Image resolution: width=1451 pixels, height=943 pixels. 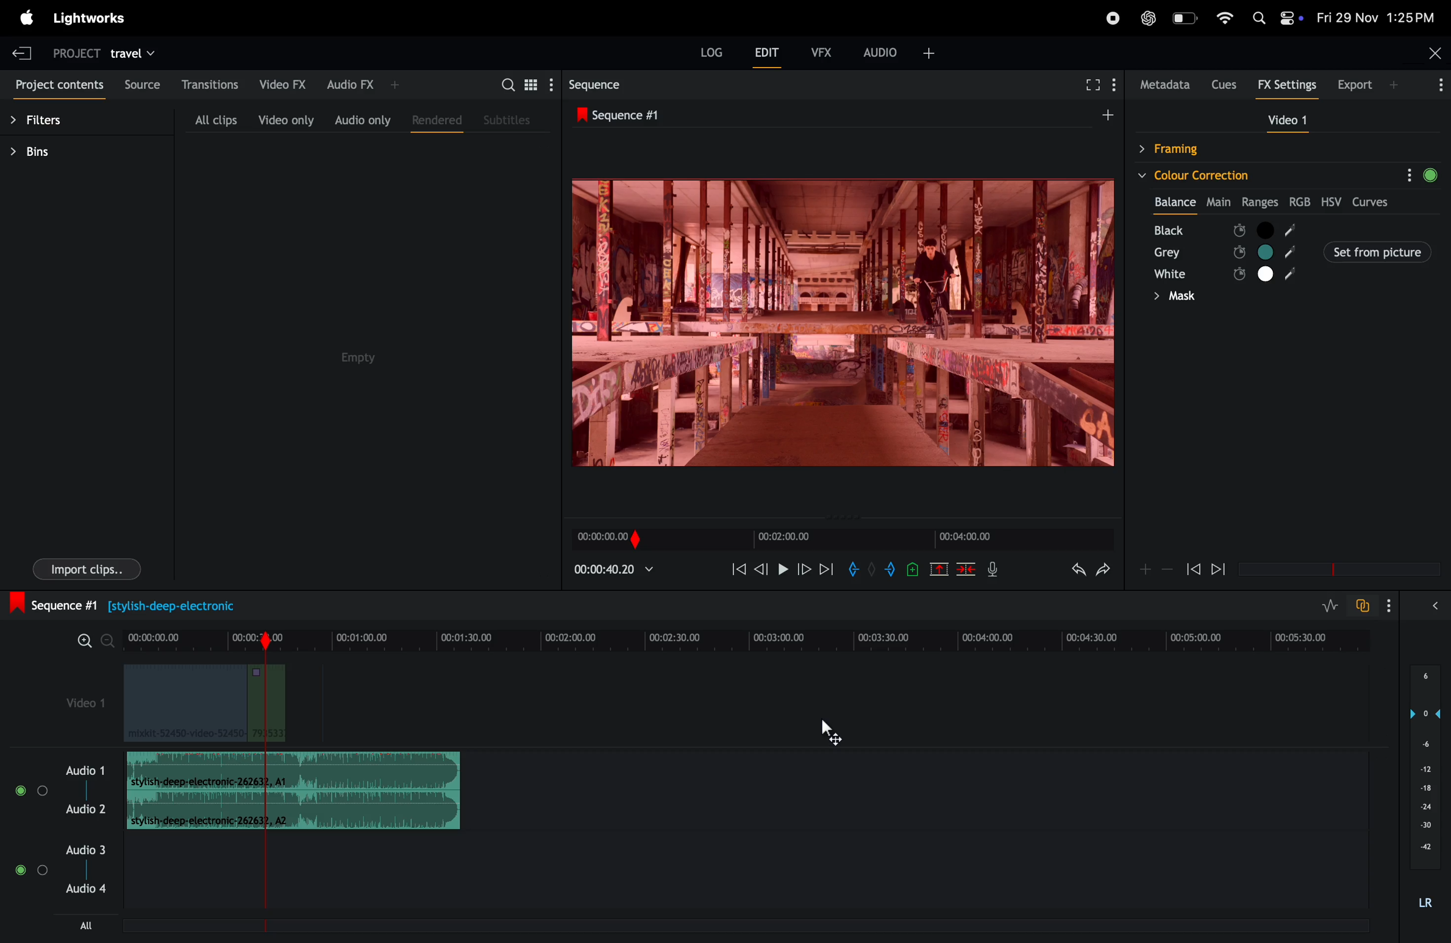 I want to click on Toggle, so click(x=43, y=871).